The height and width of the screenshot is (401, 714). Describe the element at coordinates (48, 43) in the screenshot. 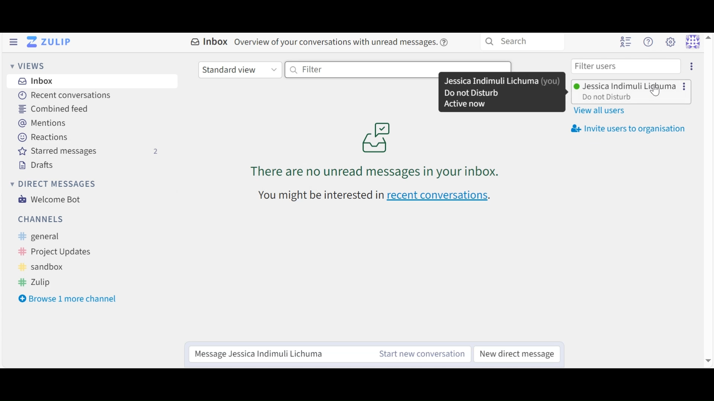

I see `Go to Home View` at that location.